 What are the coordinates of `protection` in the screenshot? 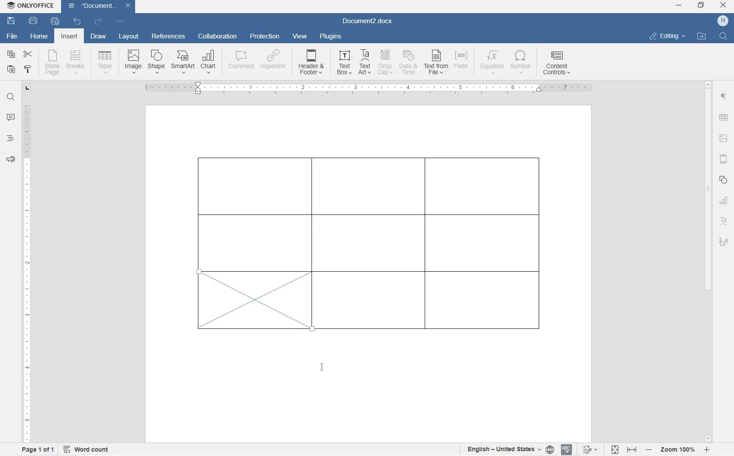 It's located at (266, 37).